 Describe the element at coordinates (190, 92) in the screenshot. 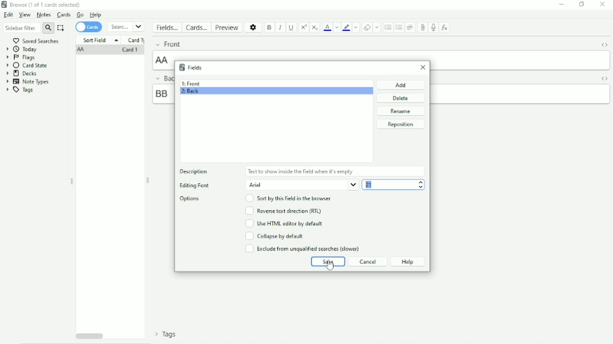

I see `2: Back` at that location.